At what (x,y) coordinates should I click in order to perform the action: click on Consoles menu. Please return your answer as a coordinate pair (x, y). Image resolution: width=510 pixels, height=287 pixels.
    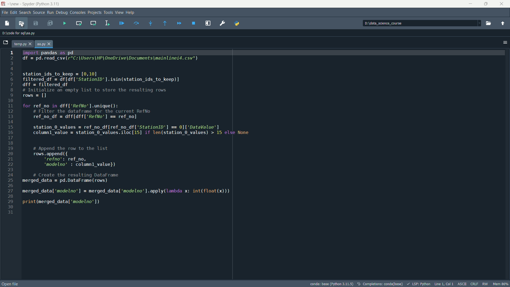
    Looking at the image, I should click on (78, 12).